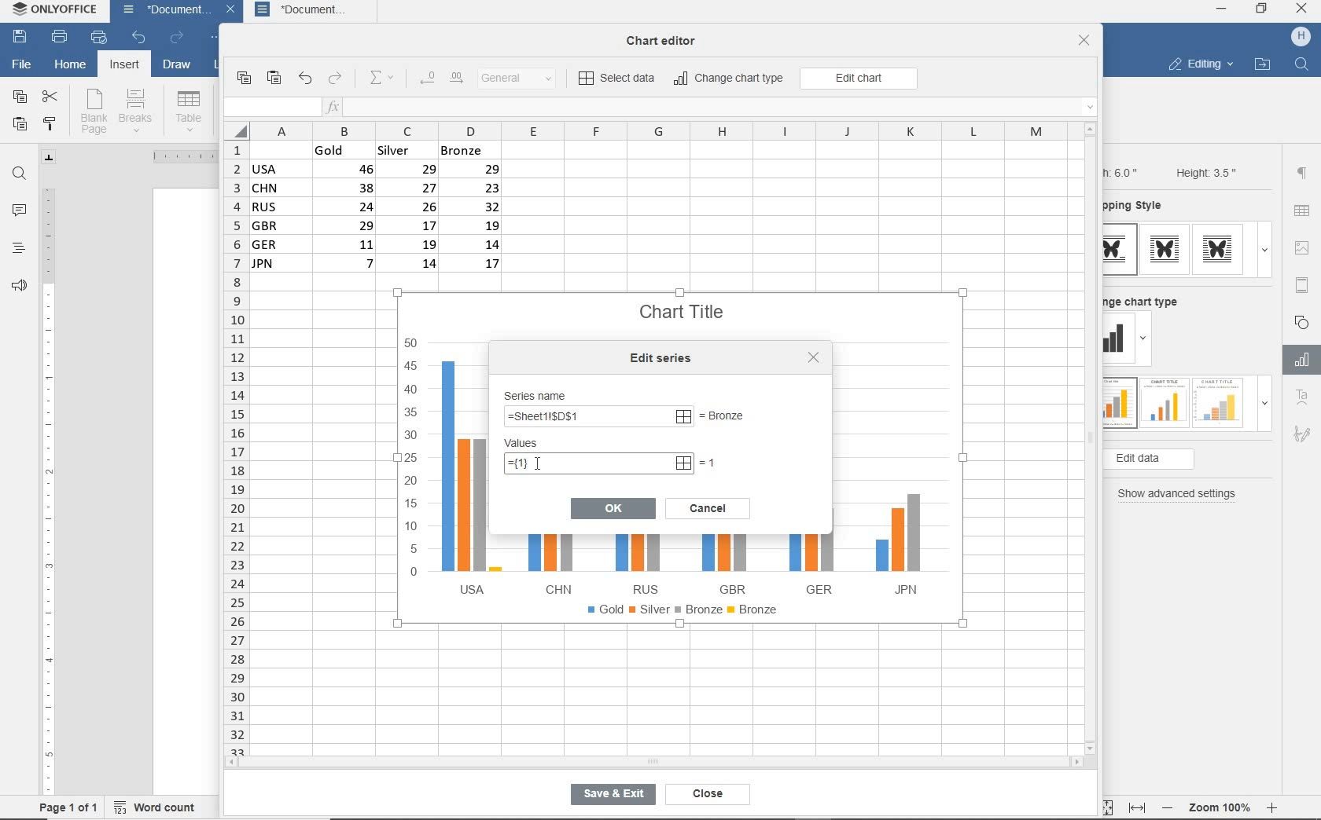  Describe the element at coordinates (412, 459) in the screenshot. I see `y axis values` at that location.